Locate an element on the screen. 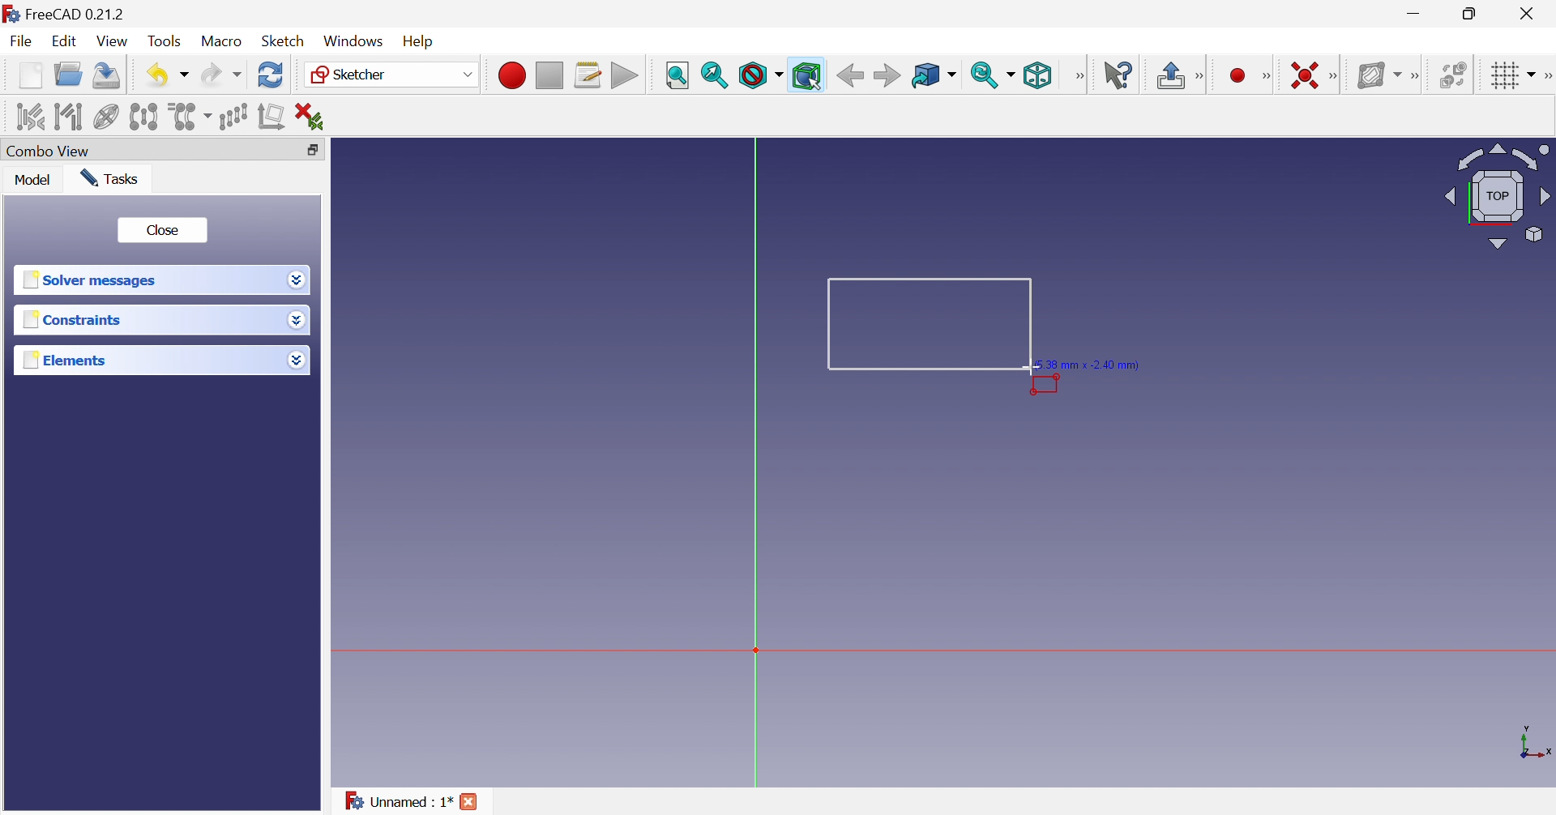  Close is located at coordinates (164, 231).